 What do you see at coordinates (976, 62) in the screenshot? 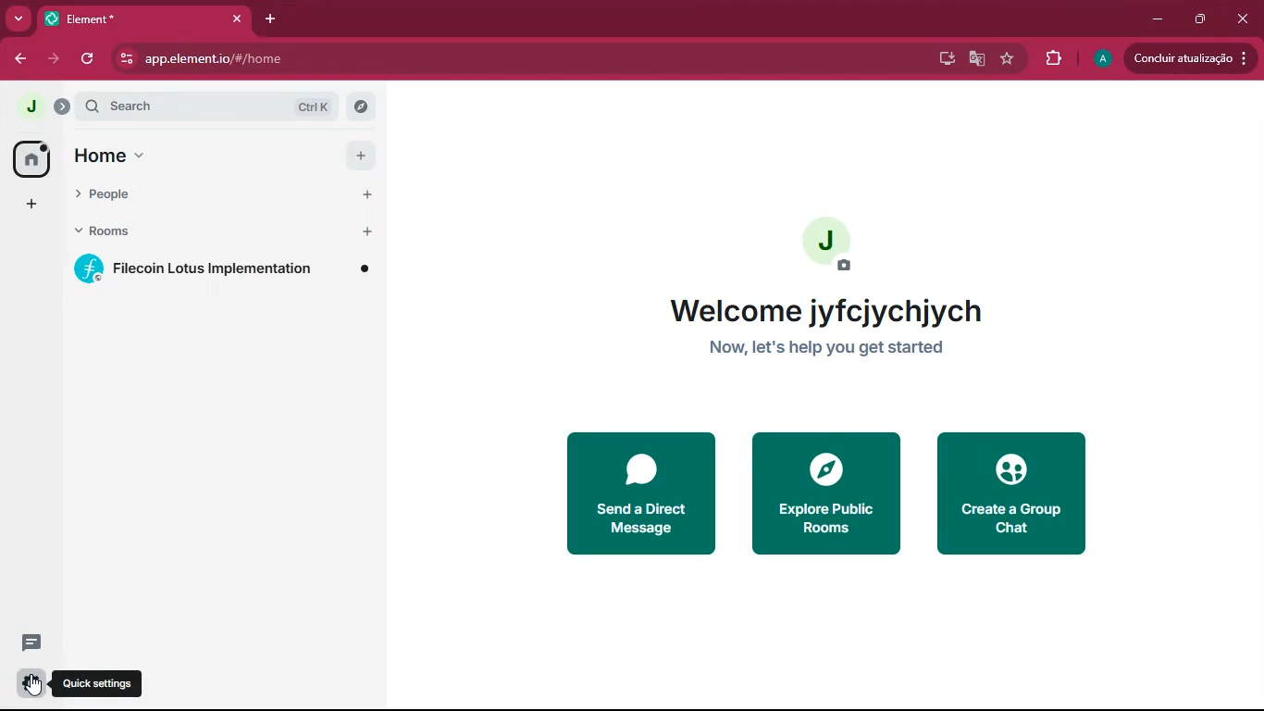
I see `google translate` at bounding box center [976, 62].